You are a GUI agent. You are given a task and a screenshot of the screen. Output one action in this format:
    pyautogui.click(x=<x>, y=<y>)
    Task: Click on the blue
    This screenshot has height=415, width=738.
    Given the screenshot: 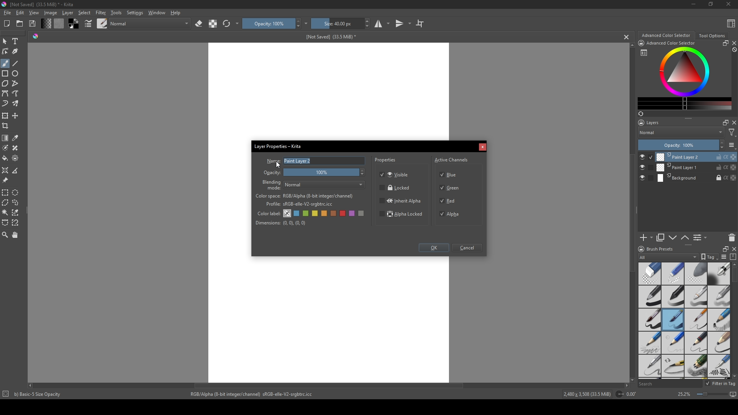 What is the action you would take?
    pyautogui.click(x=297, y=214)
    